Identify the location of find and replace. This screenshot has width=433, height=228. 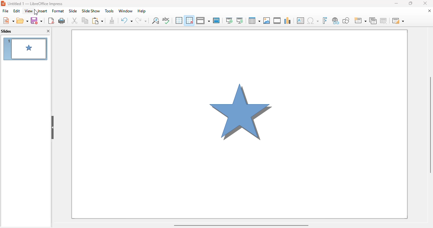
(156, 20).